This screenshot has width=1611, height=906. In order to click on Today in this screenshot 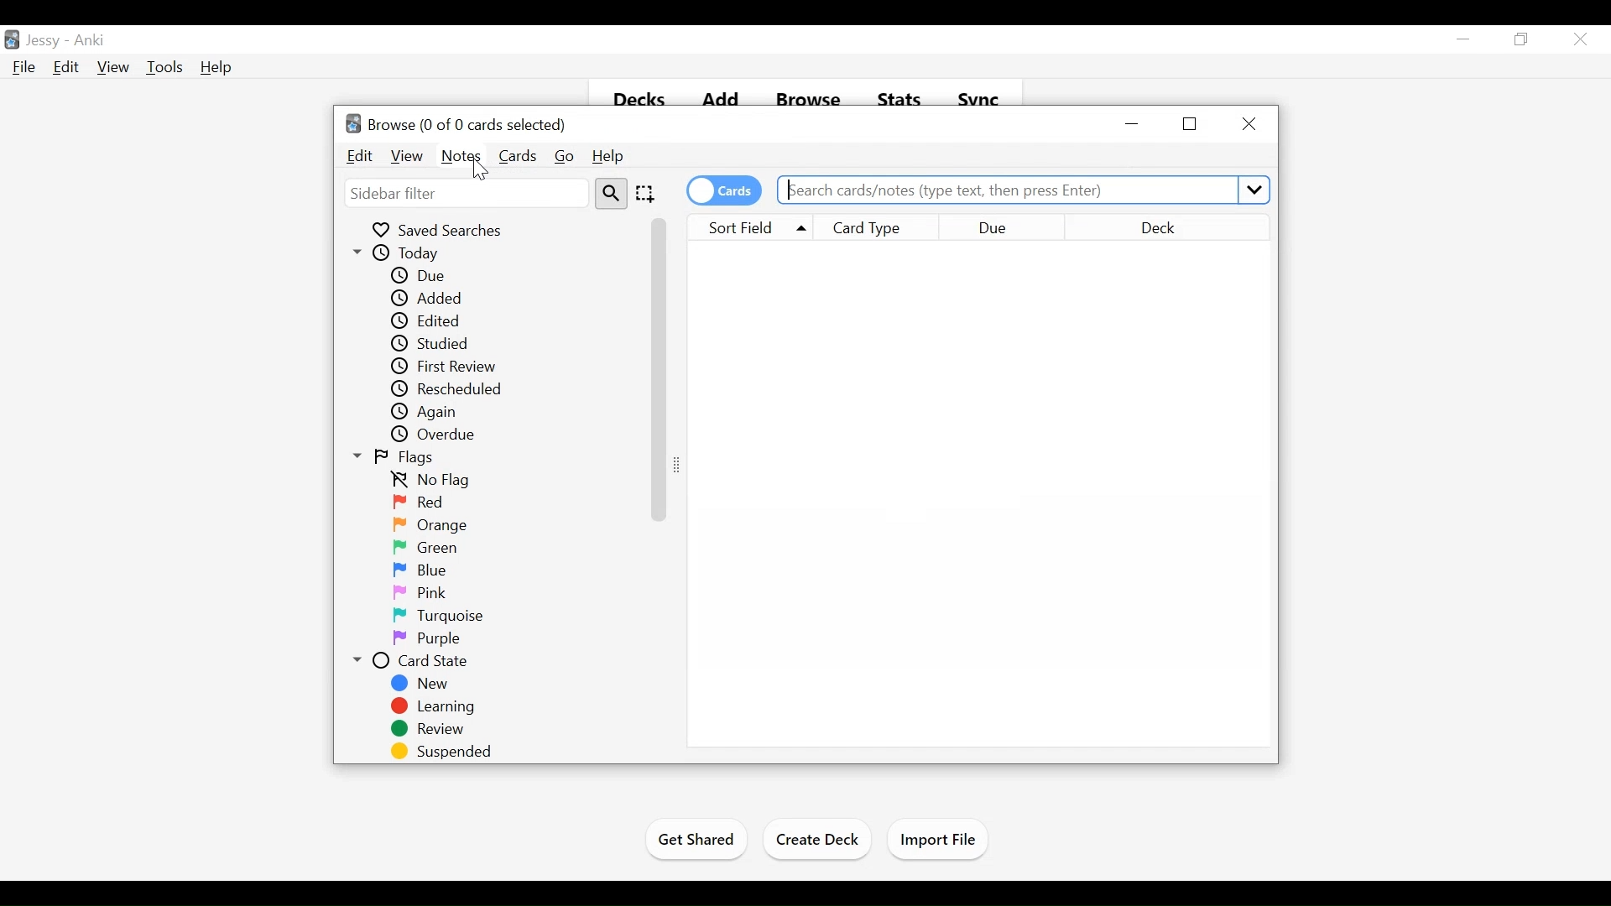, I will do `click(399, 253)`.